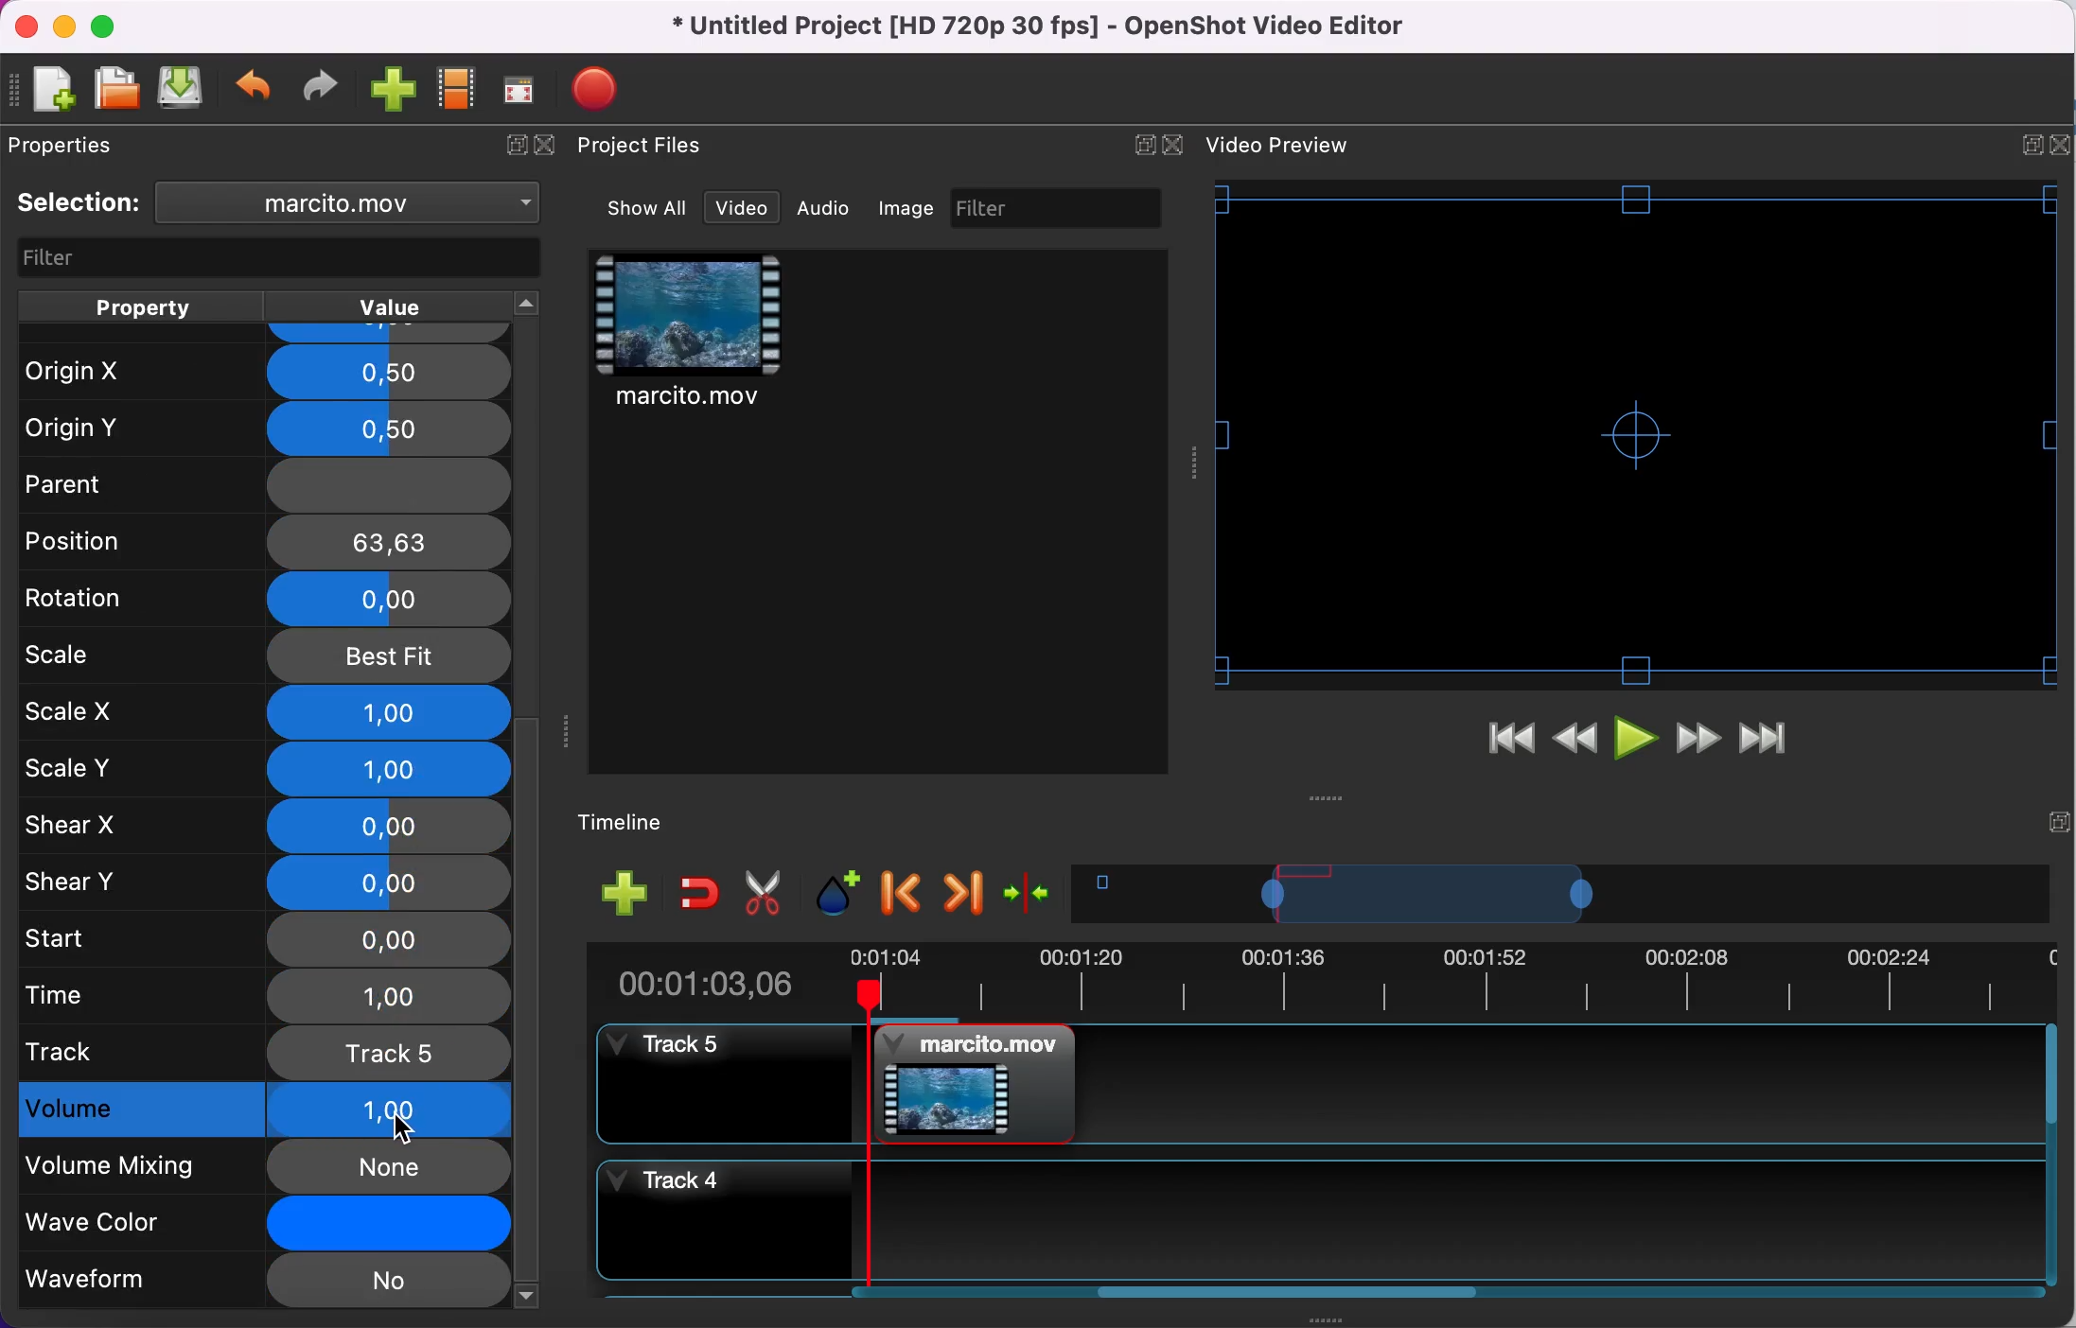  I want to click on scale y 1, so click(273, 772).